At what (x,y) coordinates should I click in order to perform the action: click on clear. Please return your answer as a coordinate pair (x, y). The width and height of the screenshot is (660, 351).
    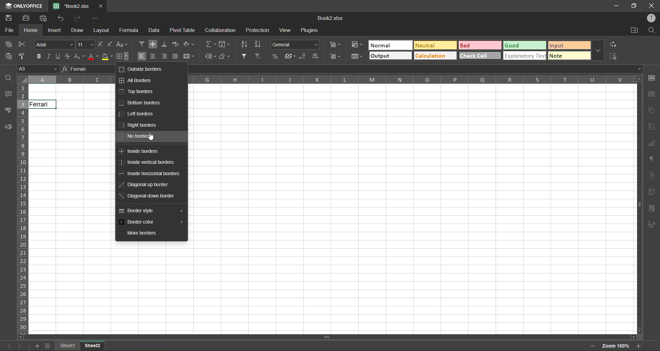
    Looking at the image, I should click on (226, 58).